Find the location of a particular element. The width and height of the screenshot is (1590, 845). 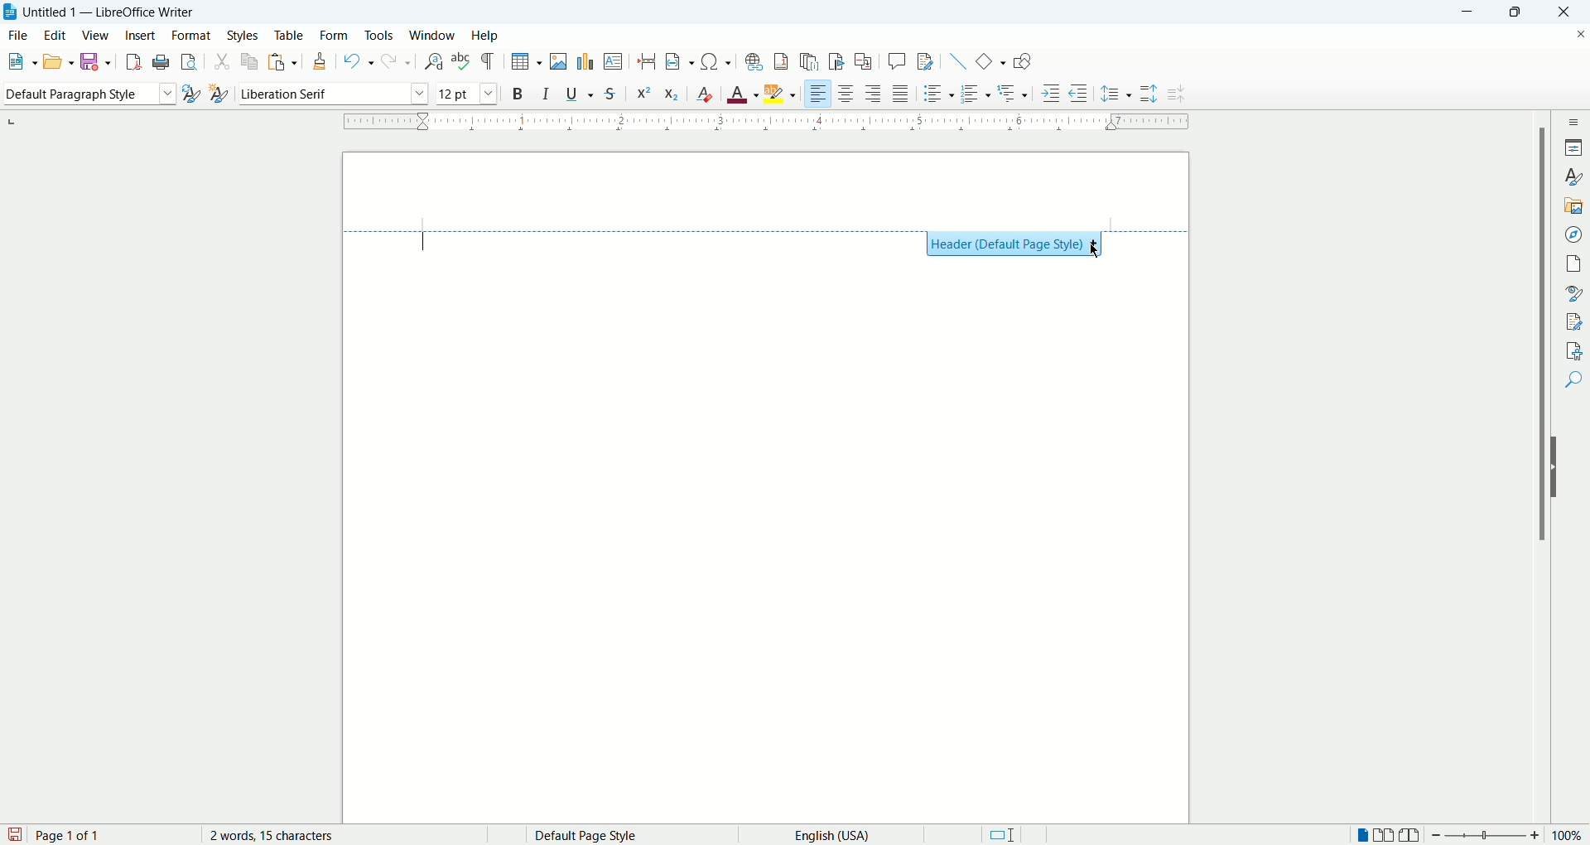

vertical scroll bar is located at coordinates (1537, 467).